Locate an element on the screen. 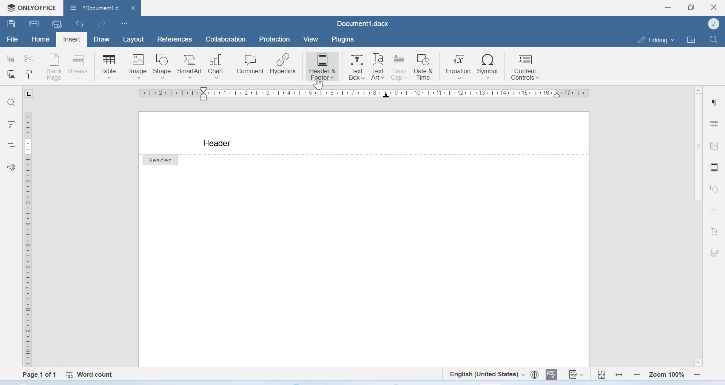 This screenshot has height=385, width=725. File is located at coordinates (12, 40).